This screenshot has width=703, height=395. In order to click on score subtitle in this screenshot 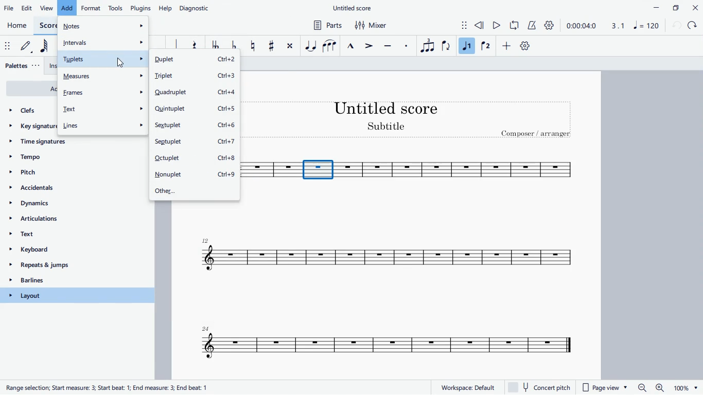, I will do `click(388, 127)`.